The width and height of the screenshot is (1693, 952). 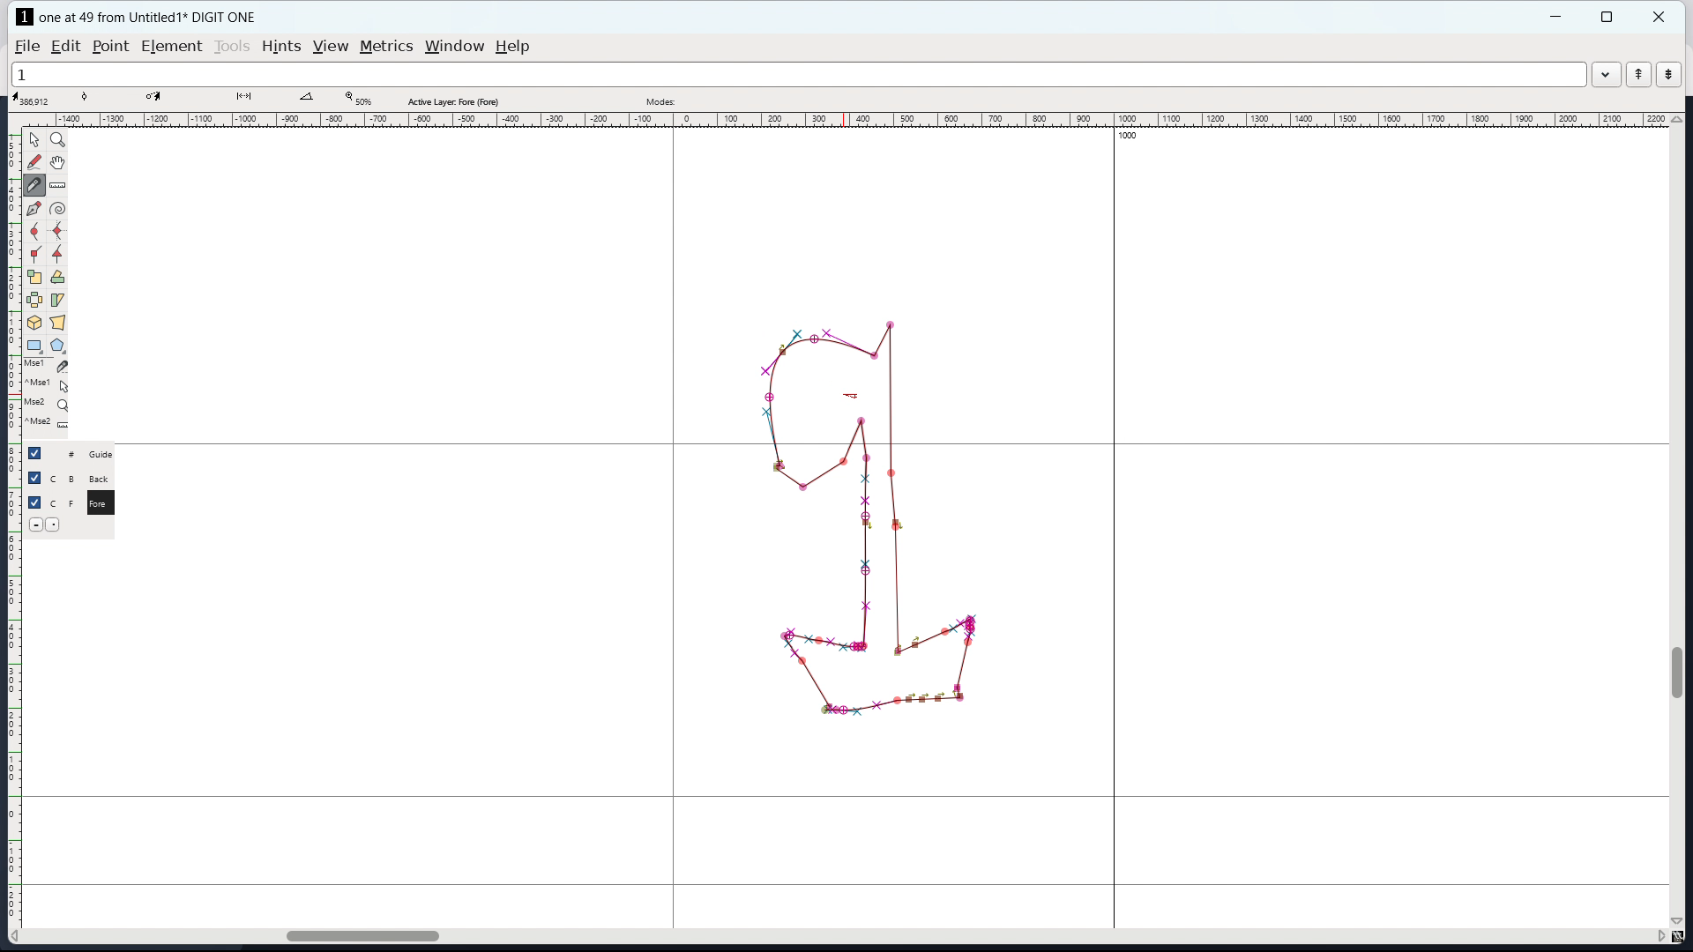 What do you see at coordinates (1558, 17) in the screenshot?
I see `minimize` at bounding box center [1558, 17].